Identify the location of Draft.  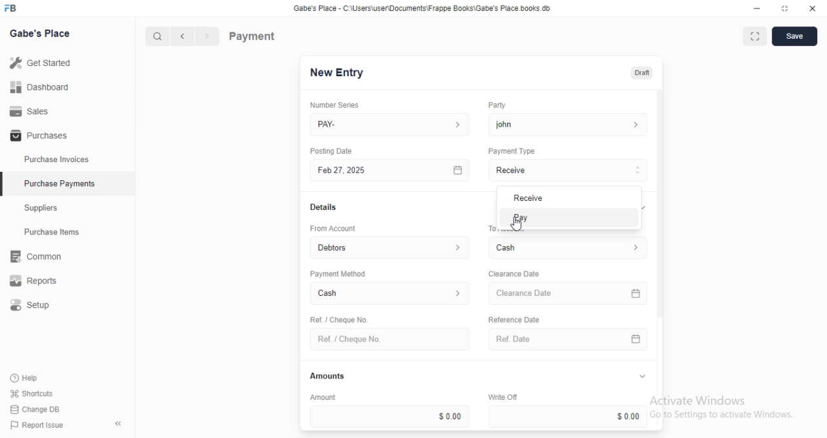
(640, 72).